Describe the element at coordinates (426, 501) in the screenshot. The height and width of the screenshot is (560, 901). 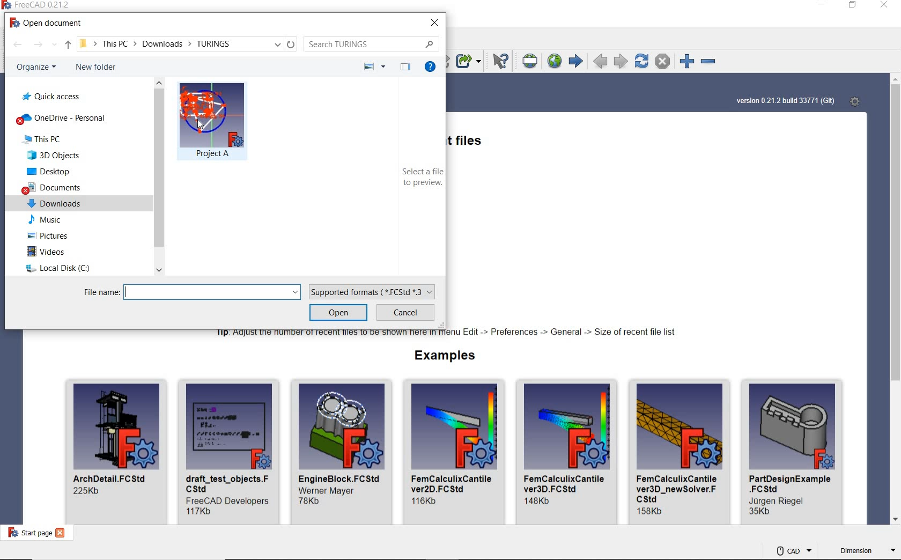
I see `size` at that location.